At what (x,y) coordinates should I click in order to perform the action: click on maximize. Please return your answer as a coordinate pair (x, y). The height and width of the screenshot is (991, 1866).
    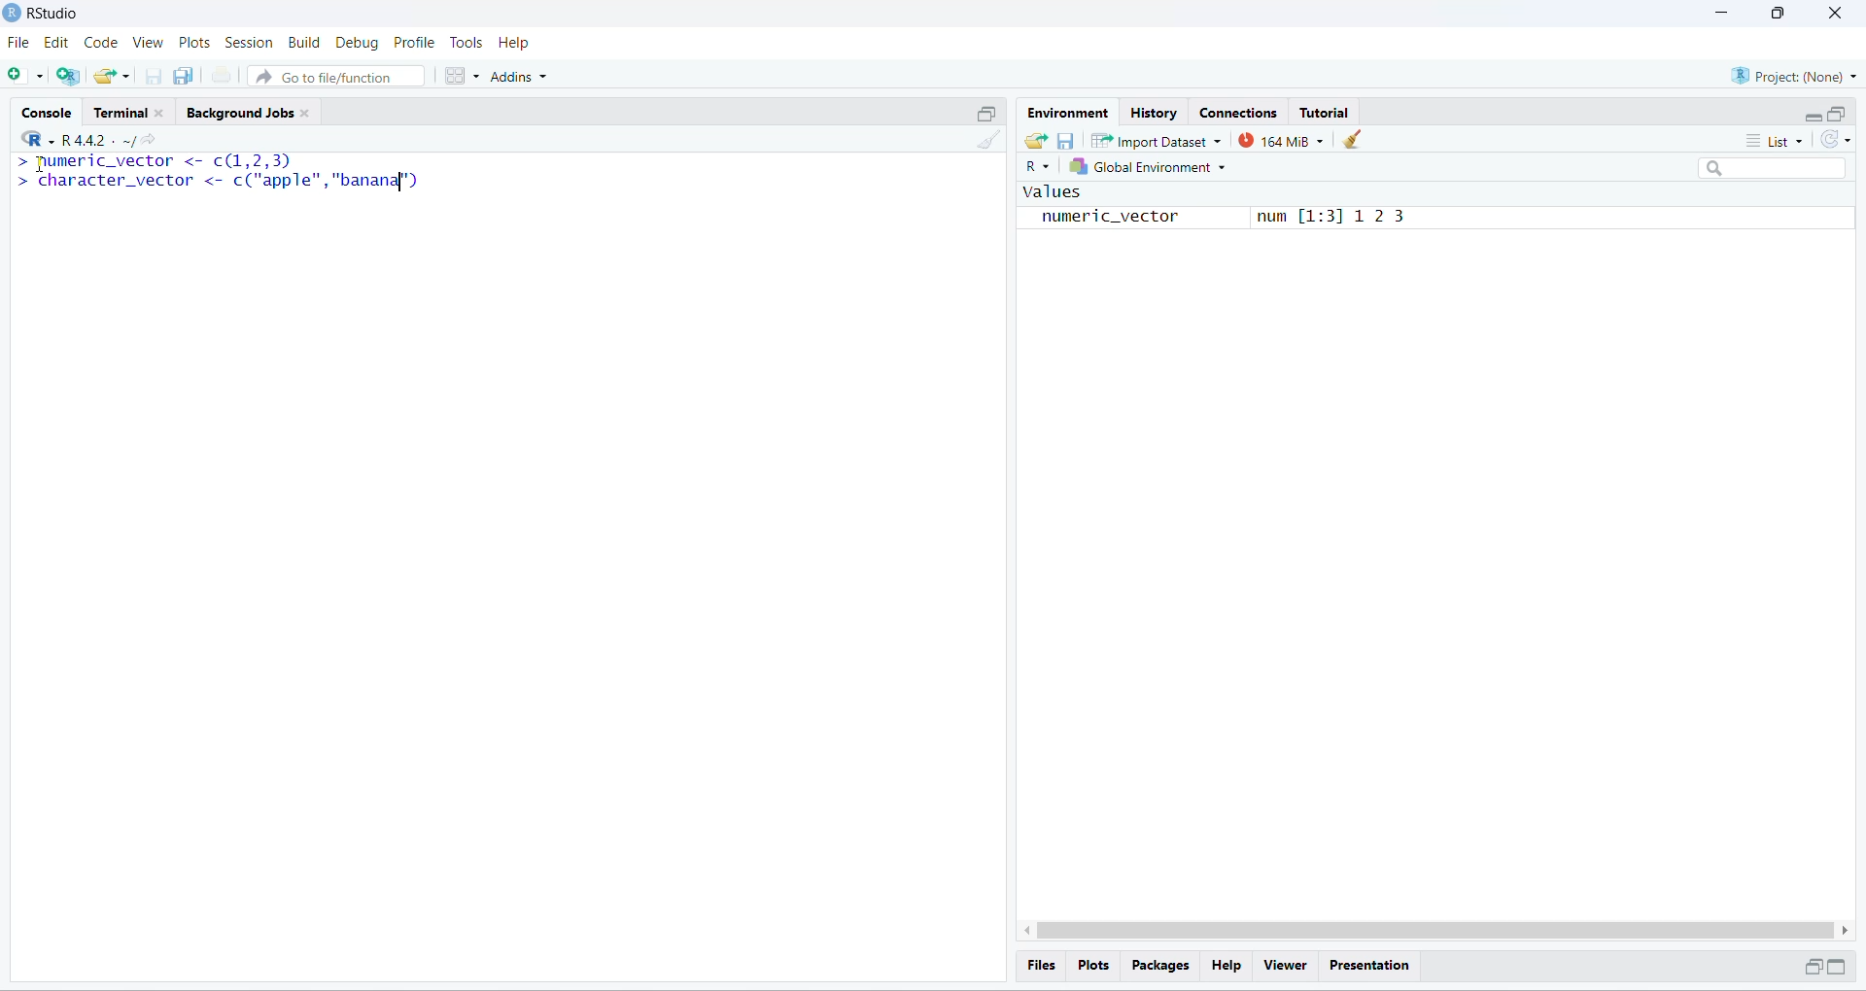
    Looking at the image, I should click on (986, 113).